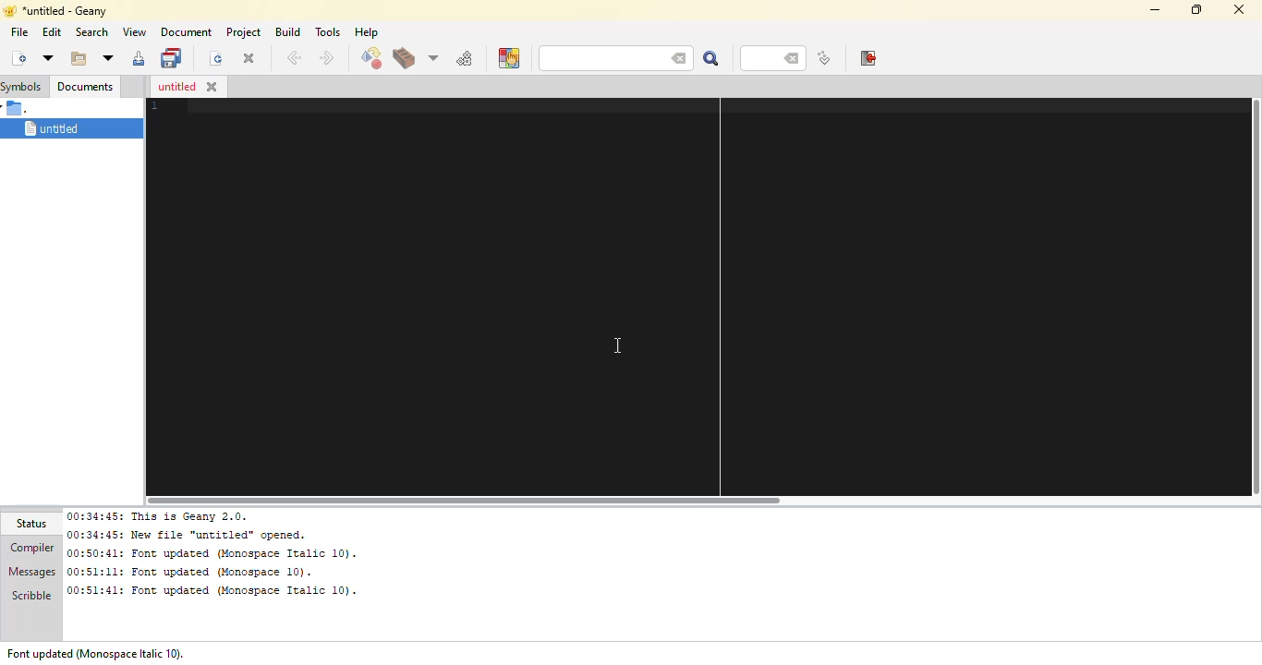 The image size is (1262, 665). Describe the element at coordinates (175, 87) in the screenshot. I see `untitled` at that location.